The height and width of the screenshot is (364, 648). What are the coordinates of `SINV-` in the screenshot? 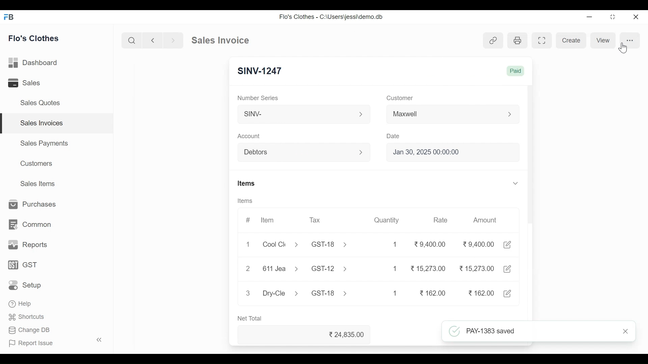 It's located at (298, 114).